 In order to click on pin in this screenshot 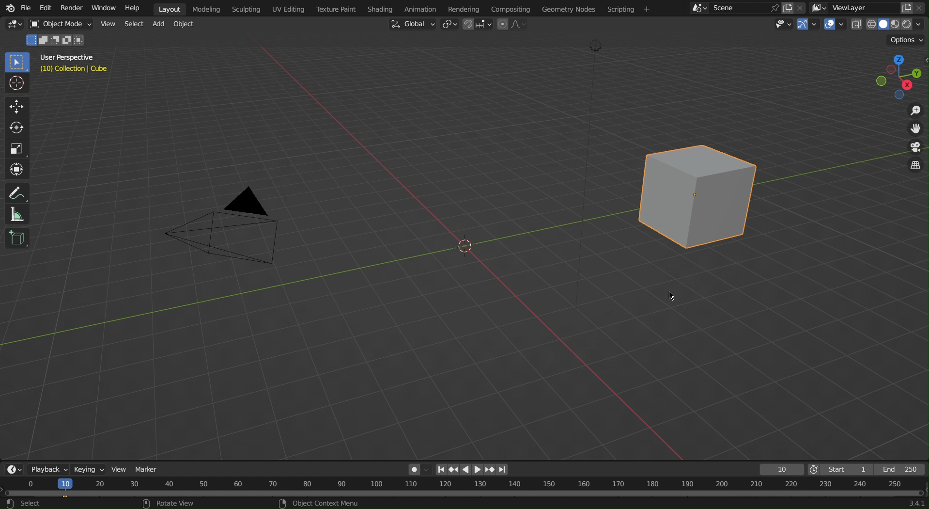, I will do `click(773, 8)`.